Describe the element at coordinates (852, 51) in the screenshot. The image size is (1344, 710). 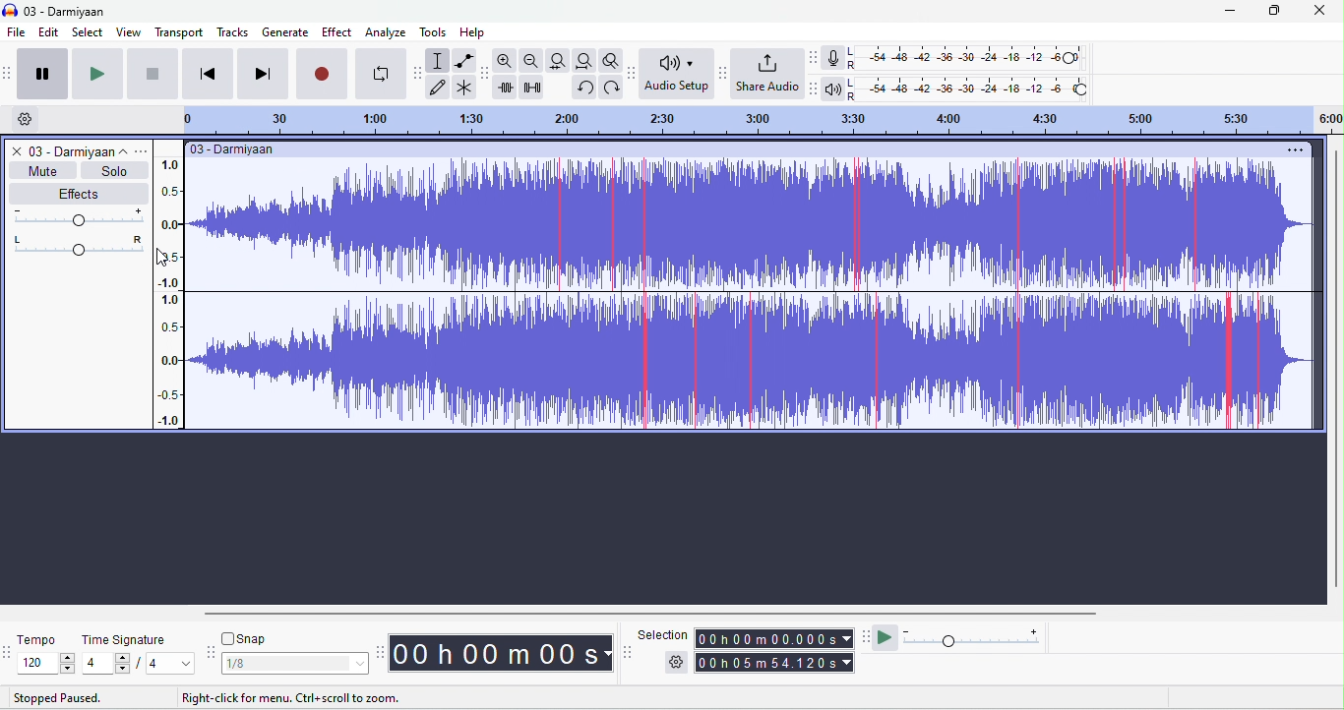
I see `L` at that location.